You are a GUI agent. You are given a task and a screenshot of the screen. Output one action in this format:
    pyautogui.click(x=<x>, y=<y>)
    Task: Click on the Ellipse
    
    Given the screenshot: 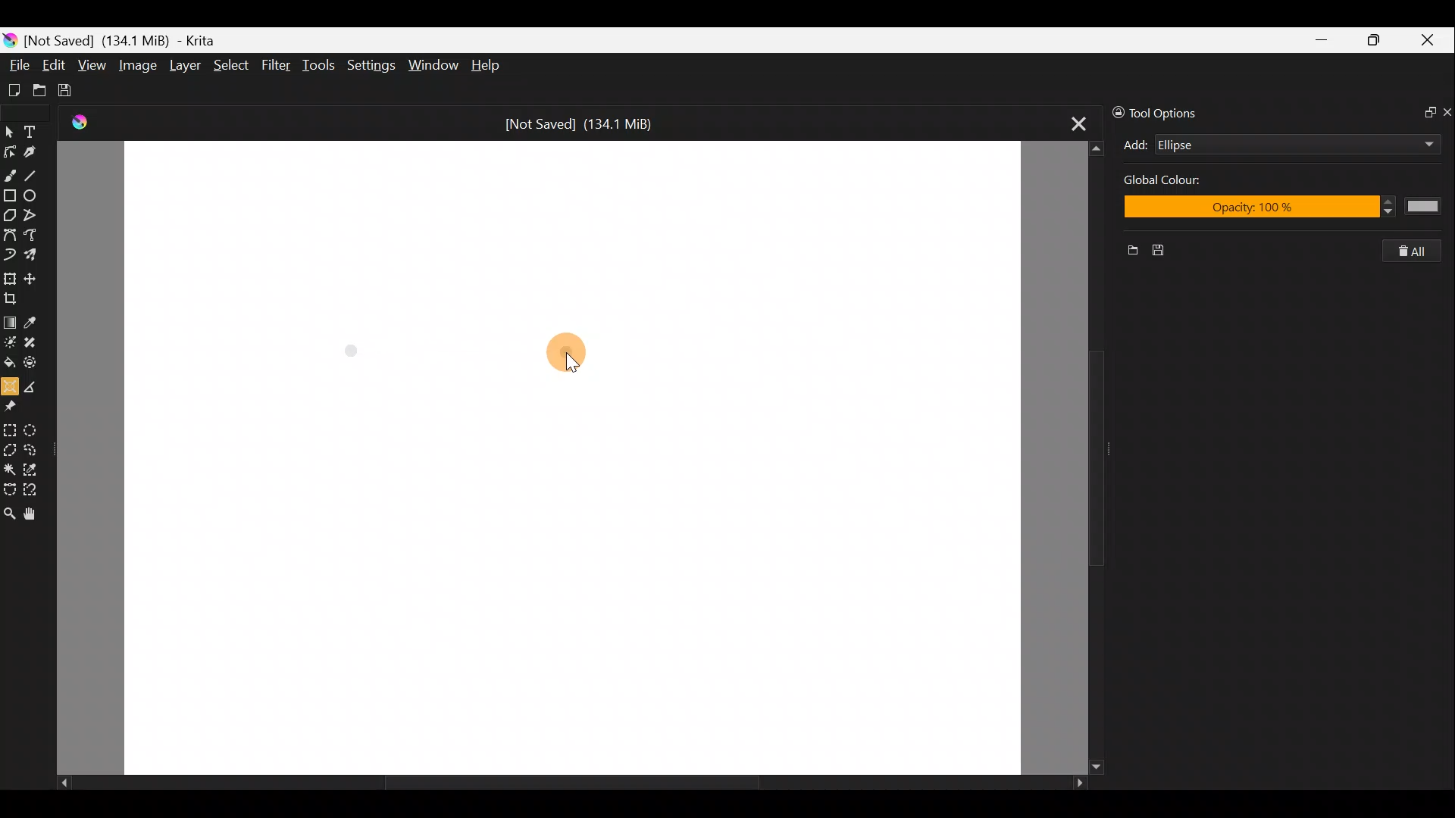 What is the action you would take?
    pyautogui.click(x=36, y=196)
    